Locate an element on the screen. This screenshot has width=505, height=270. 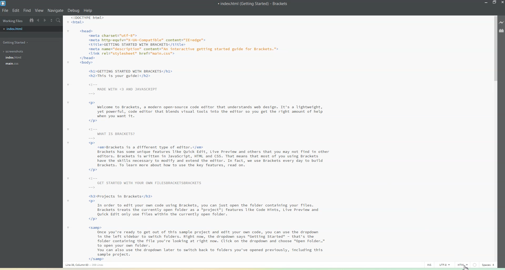
cursor is located at coordinates (465, 267).